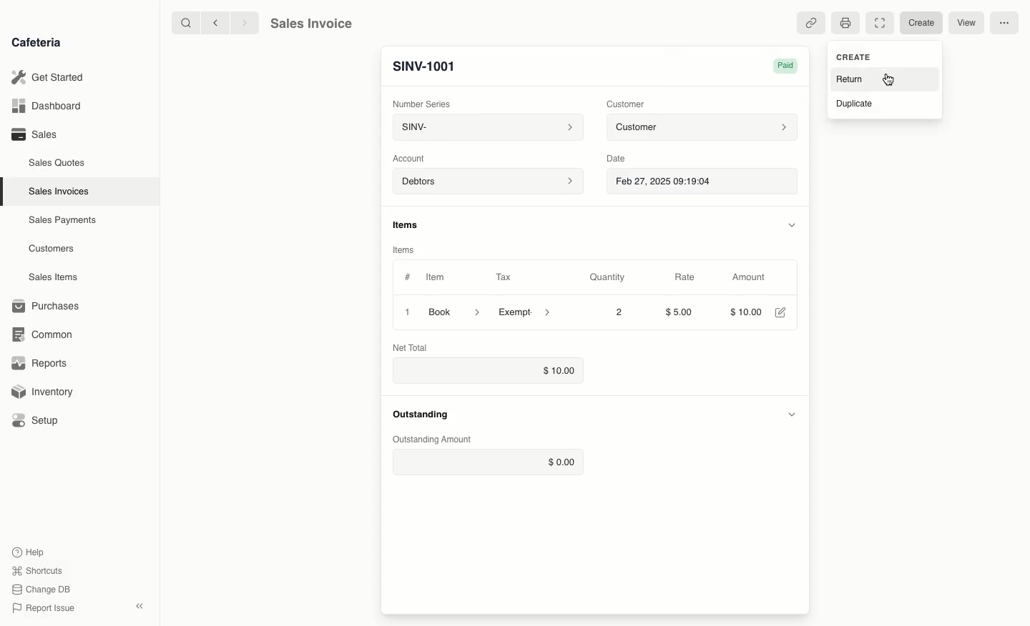  Describe the element at coordinates (141, 606) in the screenshot. I see `Collapse` at that location.